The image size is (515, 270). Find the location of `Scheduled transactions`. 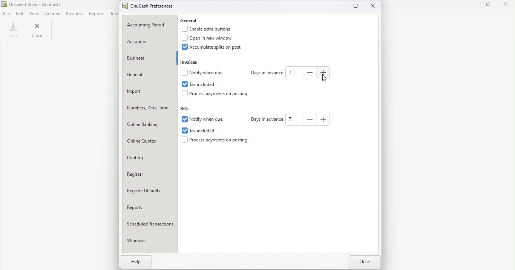

Scheduled transactions is located at coordinates (150, 226).